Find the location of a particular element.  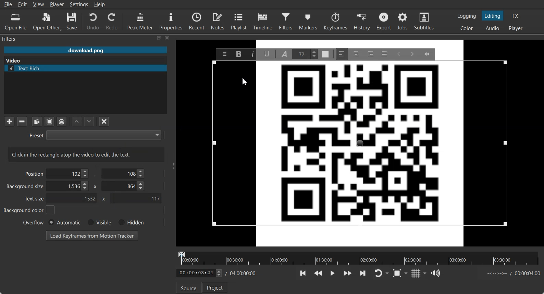

Timeline is located at coordinates (263, 21).